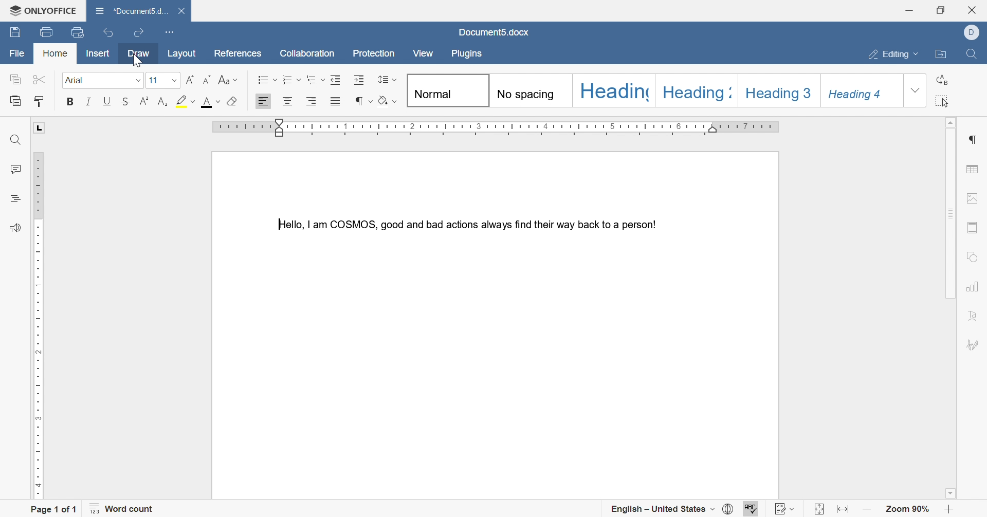  What do you see at coordinates (894, 53) in the screenshot?
I see `editing` at bounding box center [894, 53].